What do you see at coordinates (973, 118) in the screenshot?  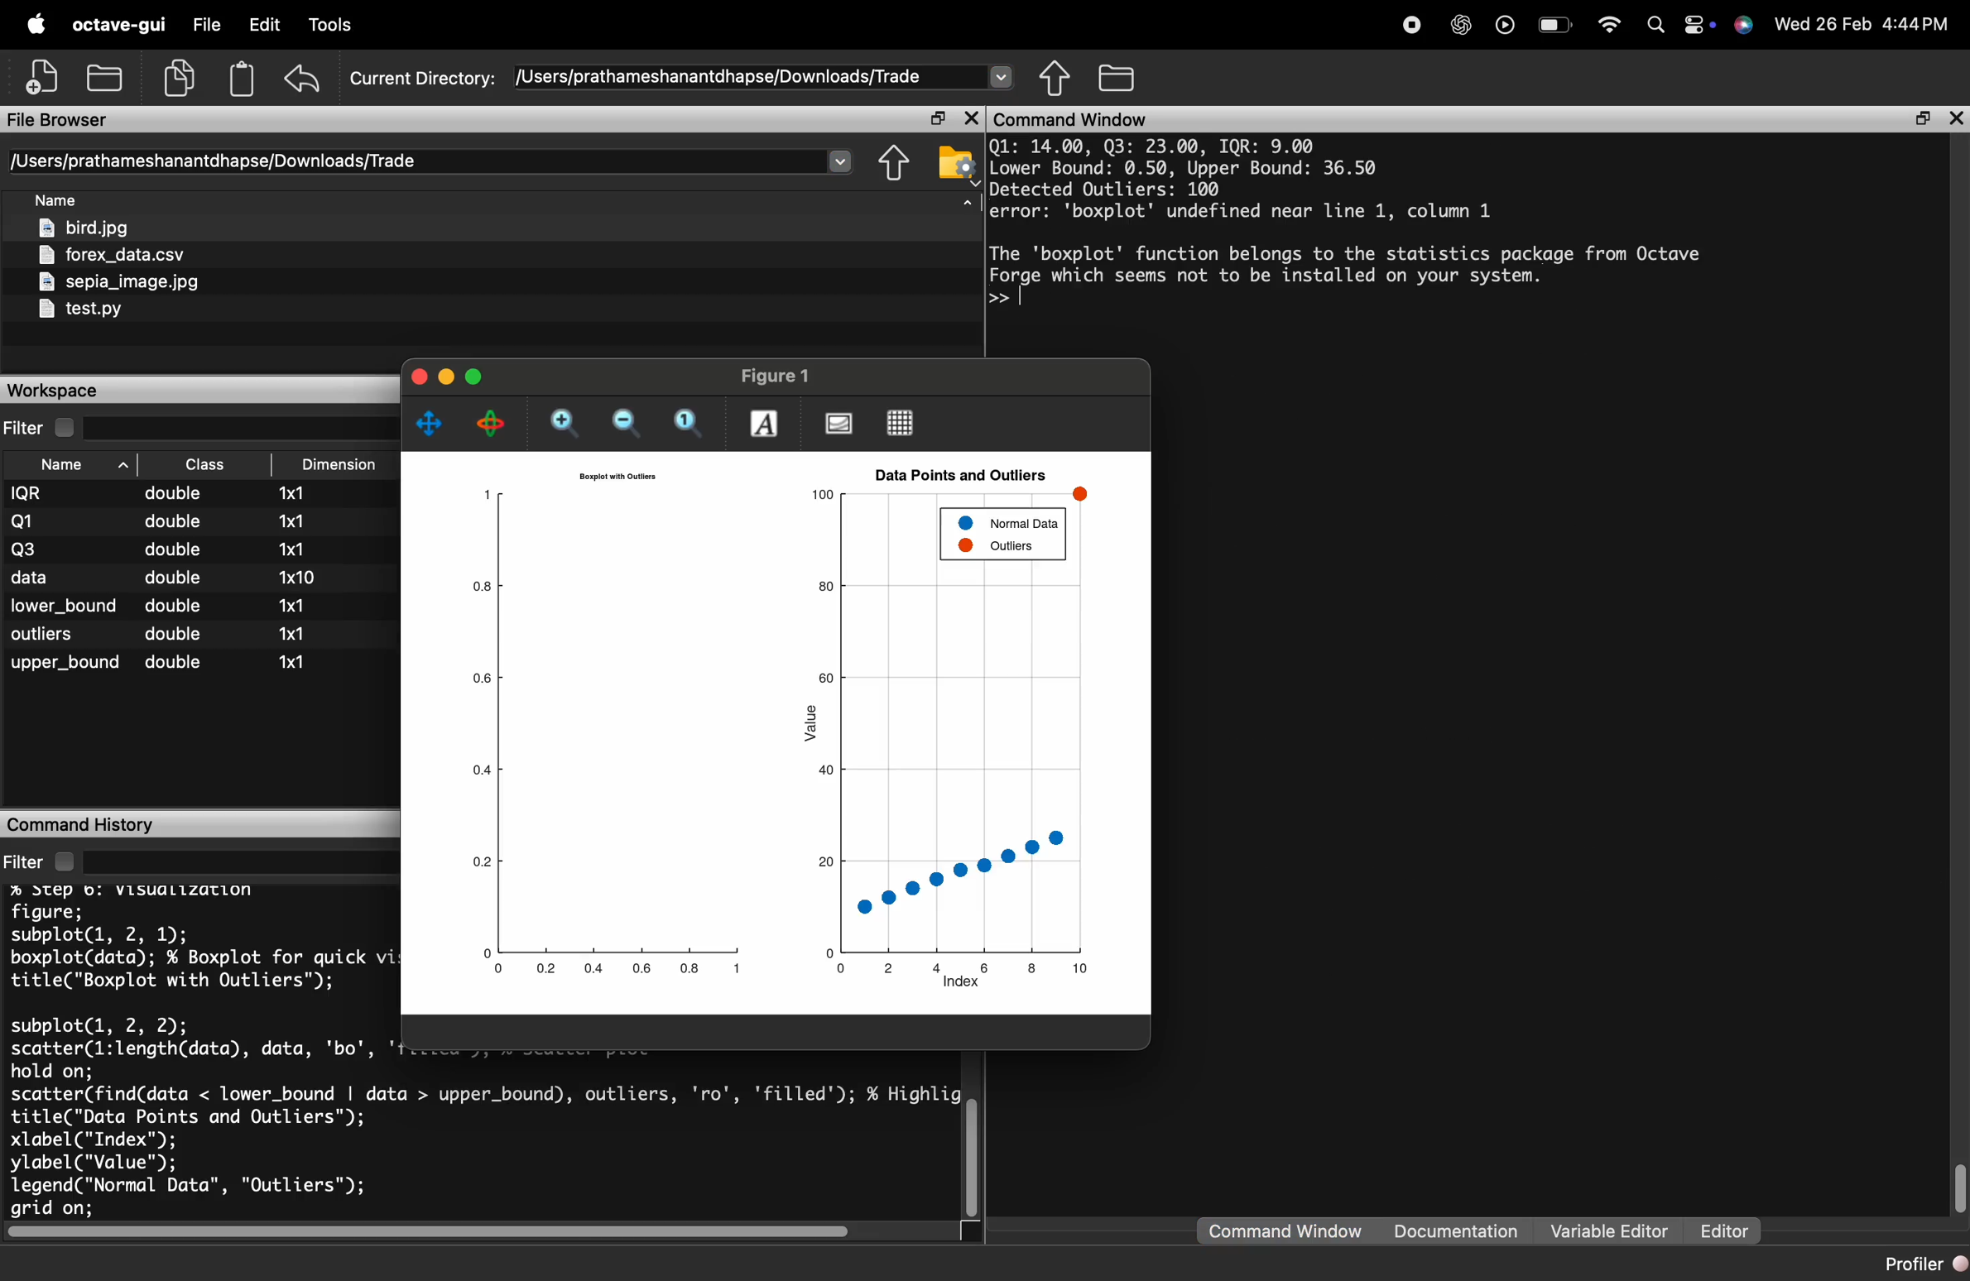 I see `close` at bounding box center [973, 118].